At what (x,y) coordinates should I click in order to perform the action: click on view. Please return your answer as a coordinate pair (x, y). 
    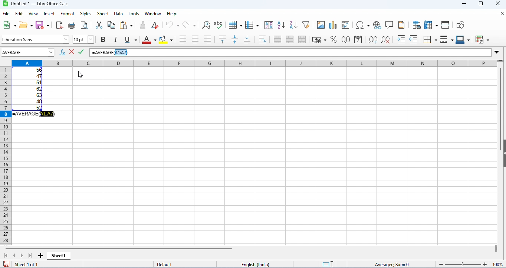
    Looking at the image, I should click on (33, 14).